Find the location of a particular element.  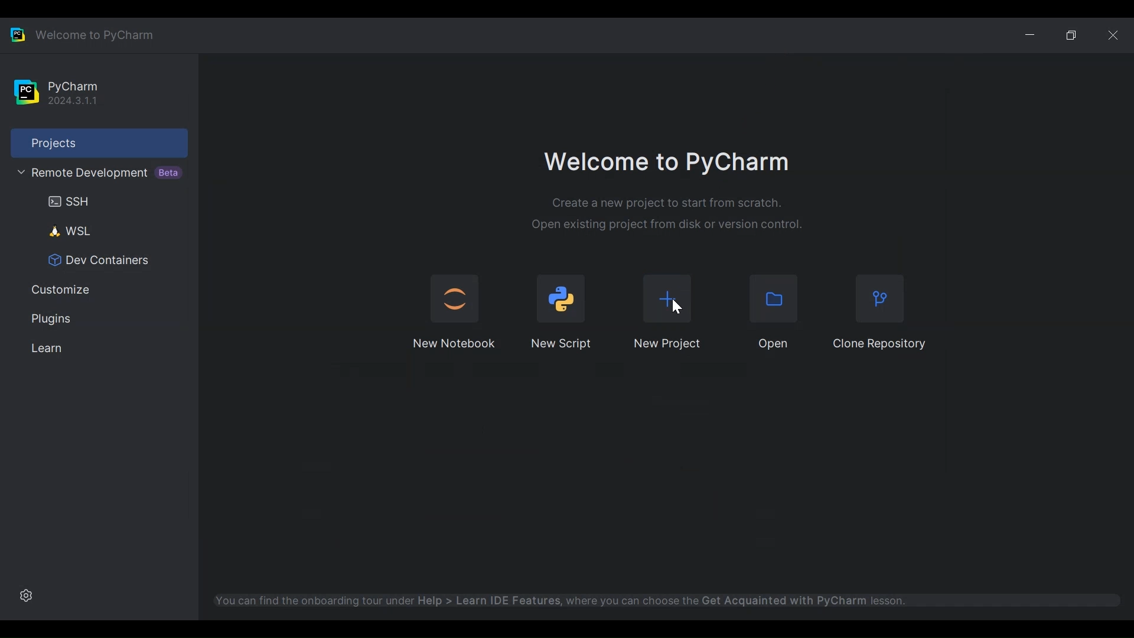

PyCharm Desktop Icon is located at coordinates (26, 93).